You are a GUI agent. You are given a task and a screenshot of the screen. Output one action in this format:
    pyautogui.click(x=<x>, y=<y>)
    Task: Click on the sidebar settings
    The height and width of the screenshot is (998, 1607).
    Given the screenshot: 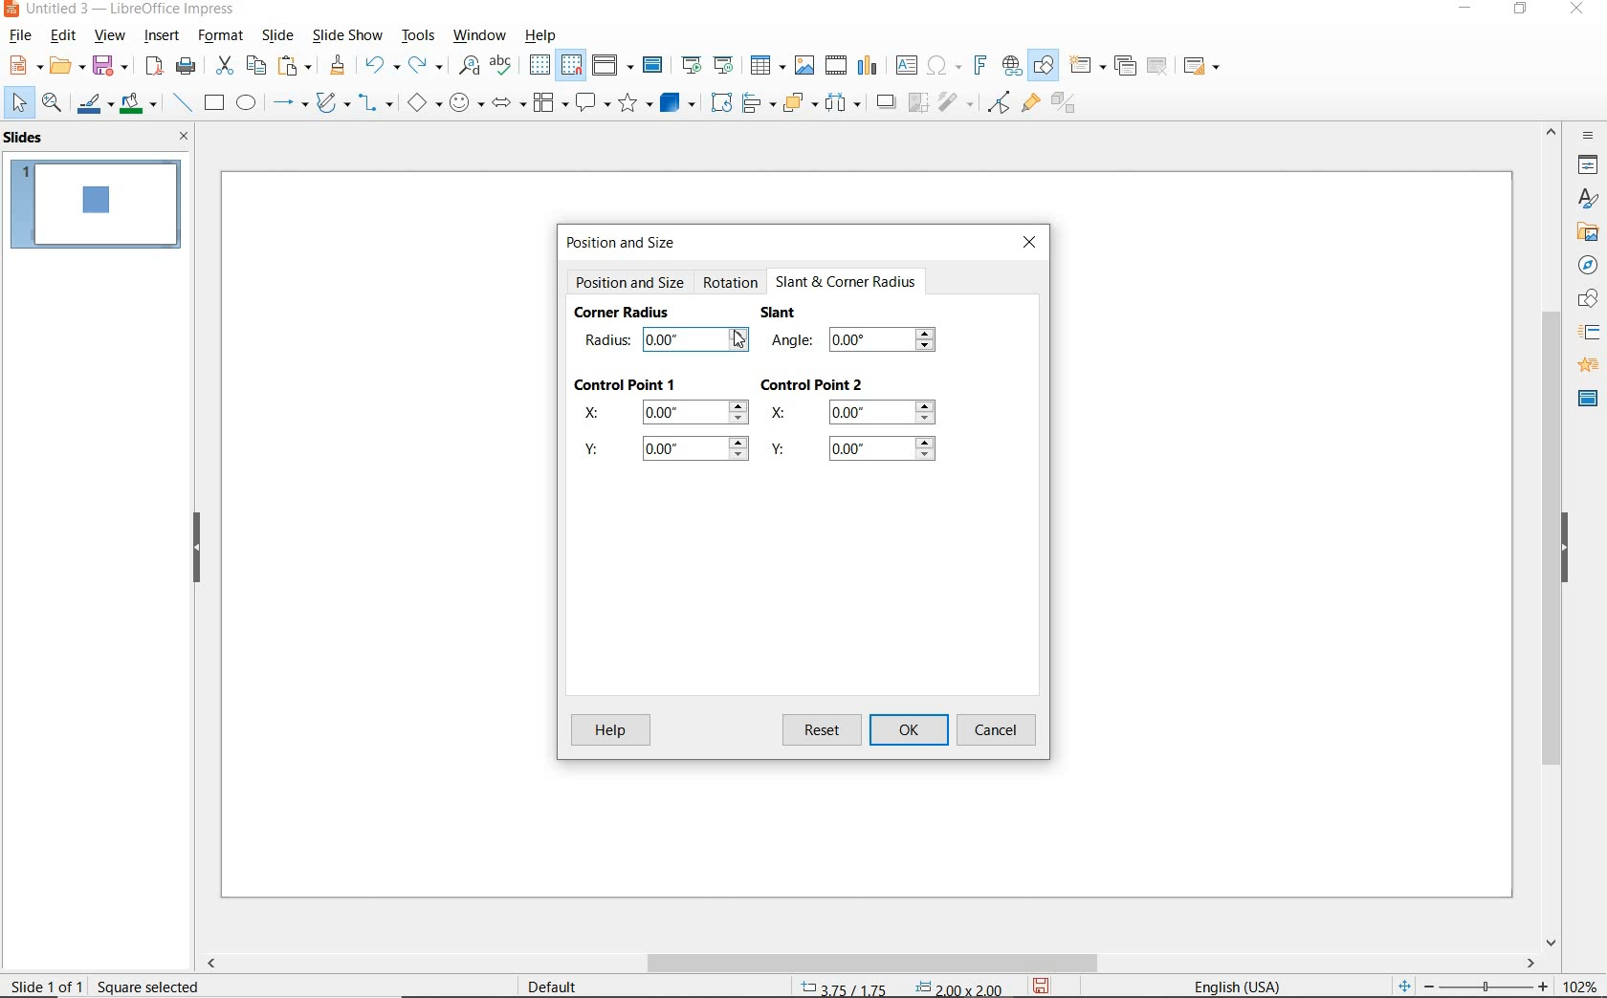 What is the action you would take?
    pyautogui.click(x=1589, y=137)
    